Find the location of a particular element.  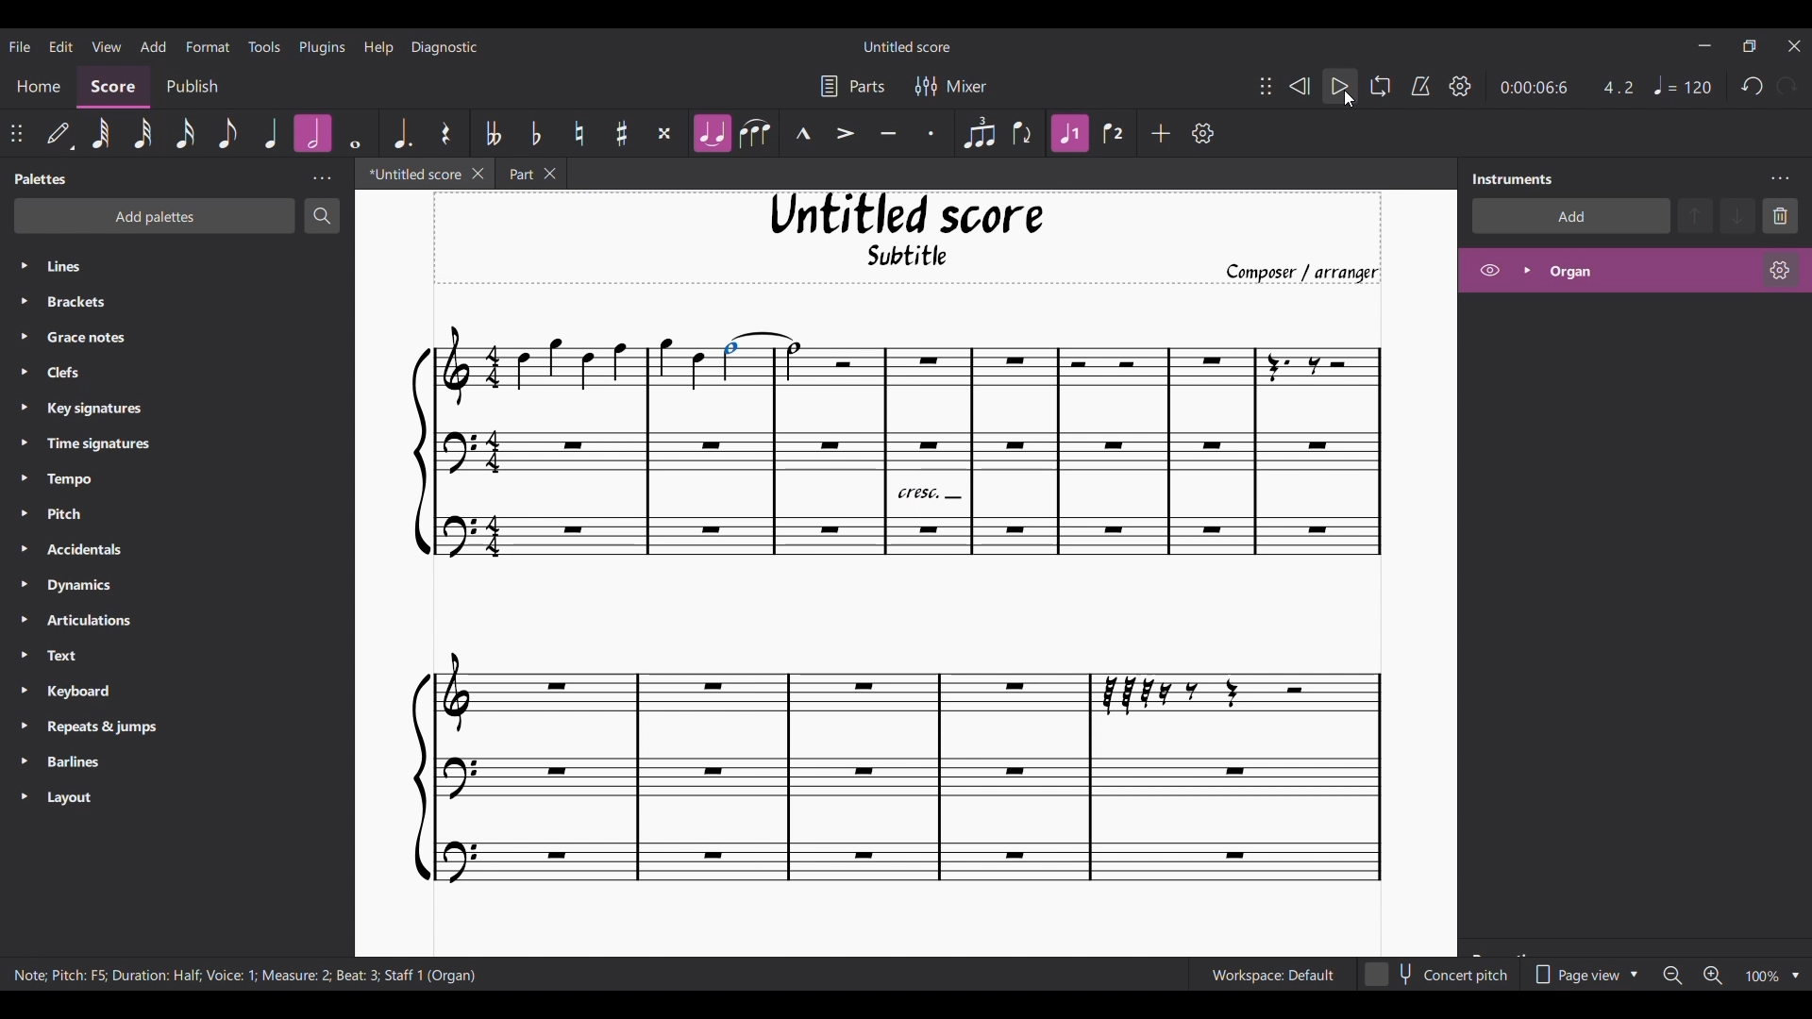

Home section is located at coordinates (38, 88).